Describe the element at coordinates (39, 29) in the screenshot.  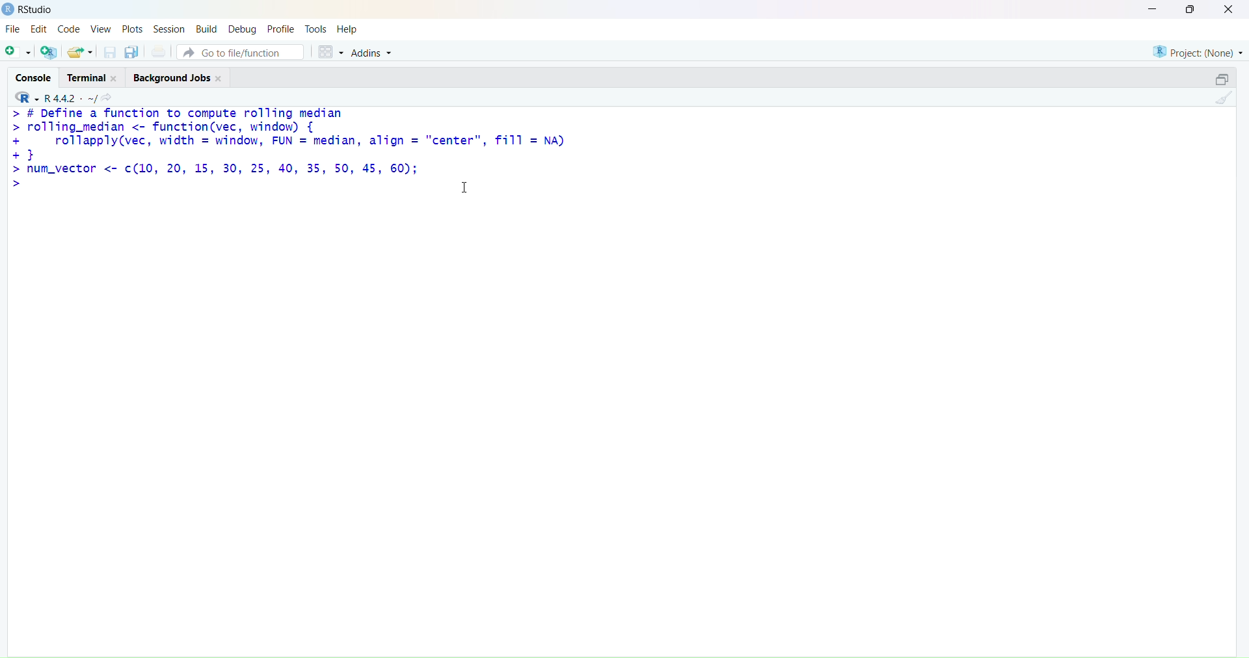
I see `edit` at that location.